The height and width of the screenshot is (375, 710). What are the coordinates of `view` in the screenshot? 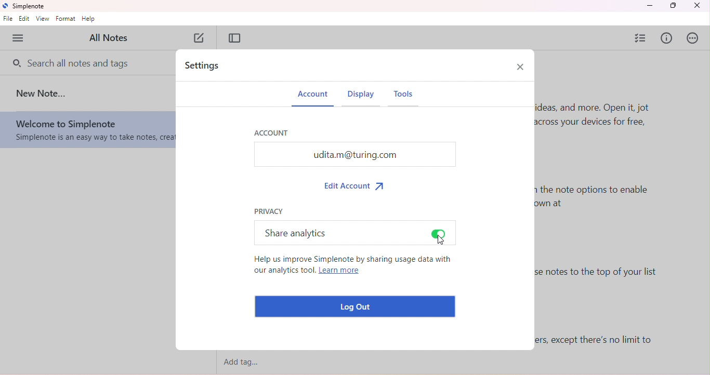 It's located at (43, 19).